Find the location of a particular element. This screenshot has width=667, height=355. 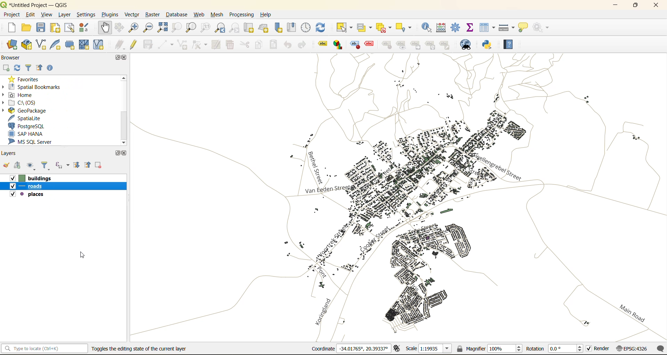

toggle extents is located at coordinates (398, 349).